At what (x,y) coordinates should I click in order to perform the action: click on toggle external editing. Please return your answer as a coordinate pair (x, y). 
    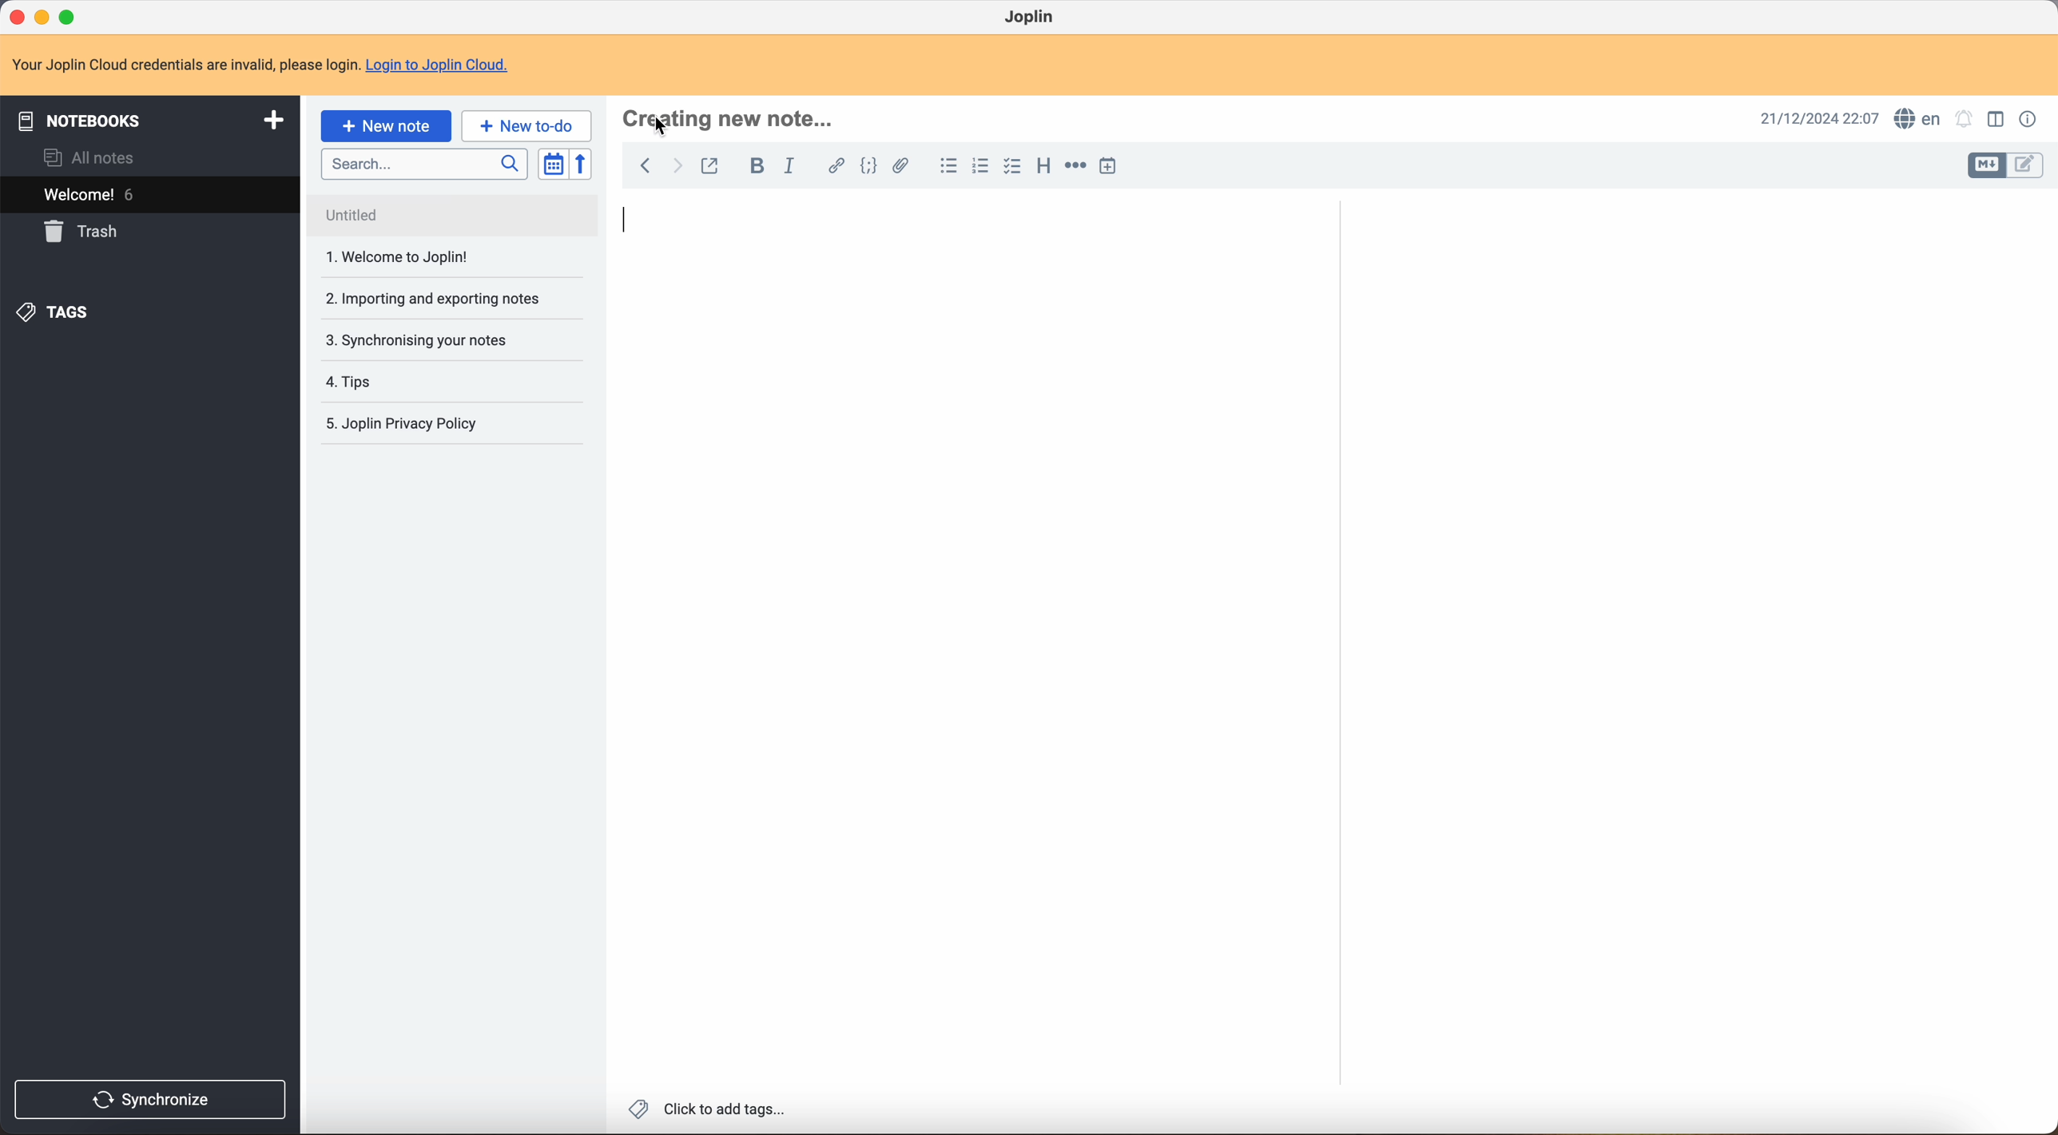
    Looking at the image, I should click on (709, 165).